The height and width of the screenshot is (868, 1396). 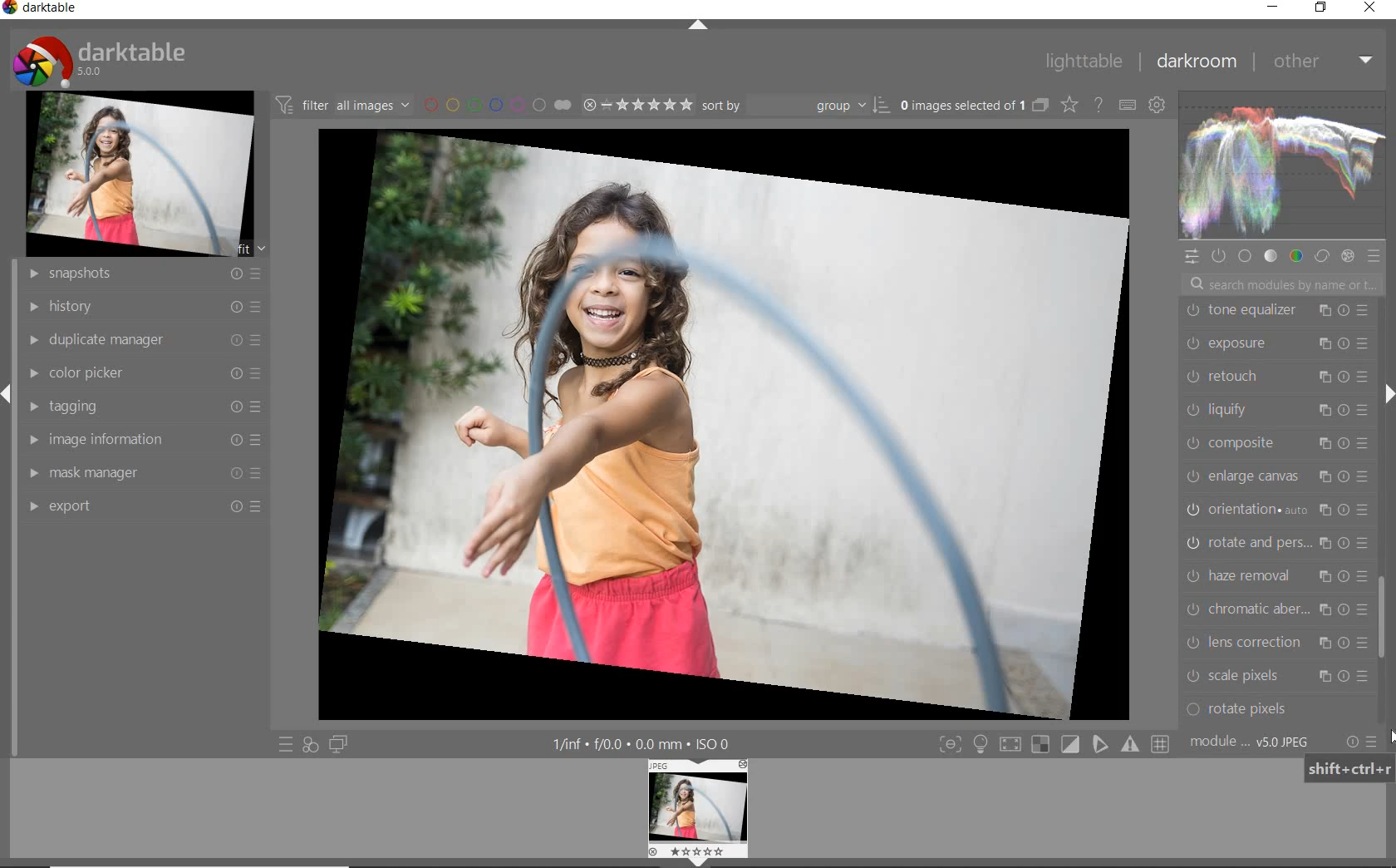 I want to click on restore, so click(x=1323, y=7).